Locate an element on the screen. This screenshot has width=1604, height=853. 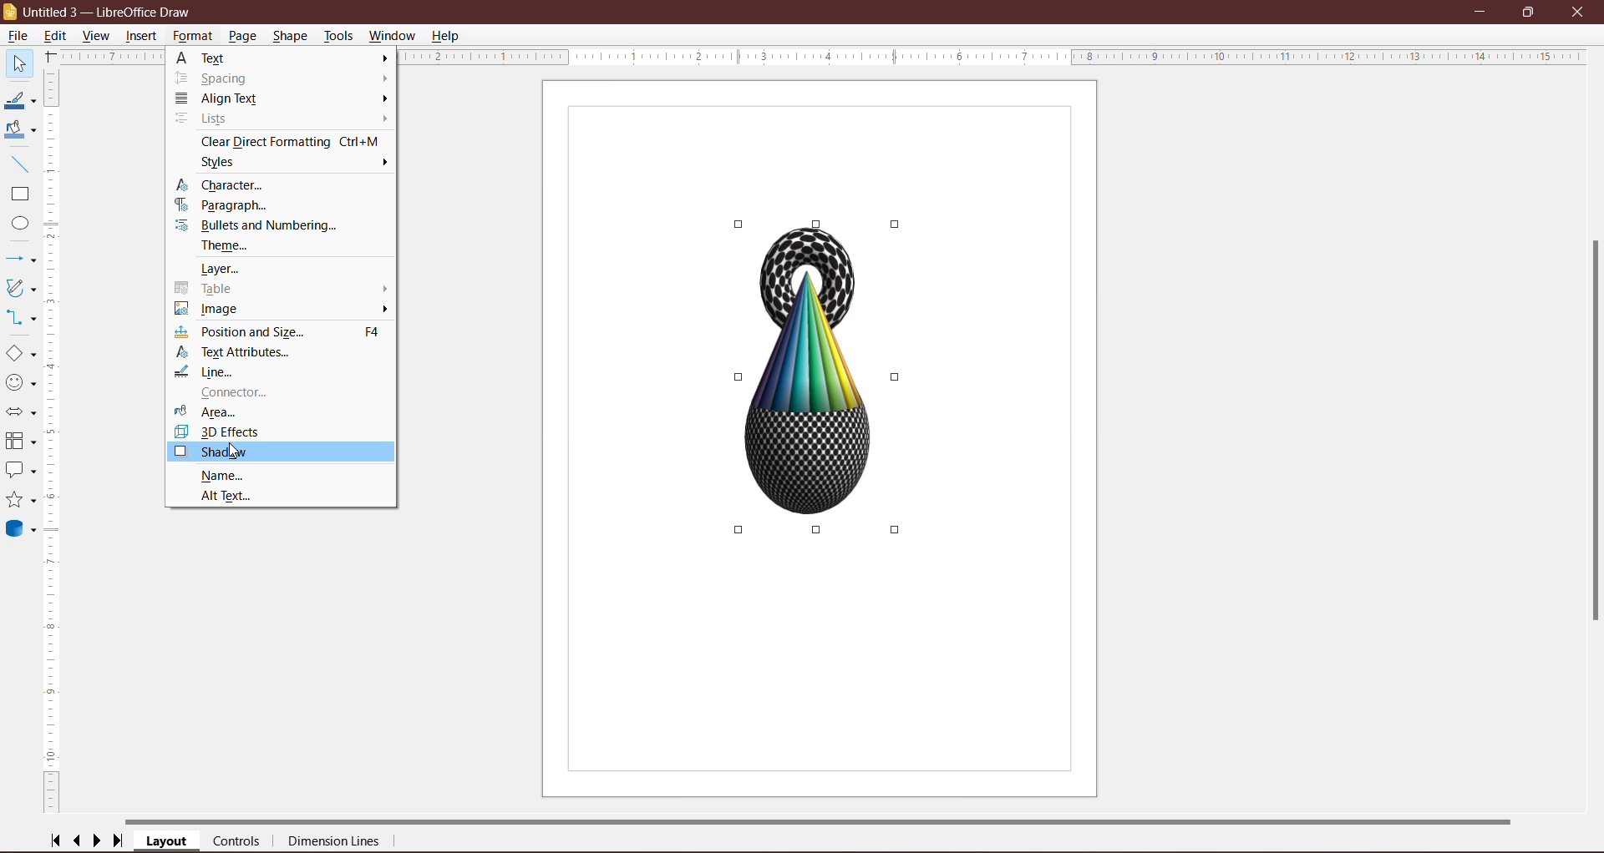
Image is located at coordinates (218, 310).